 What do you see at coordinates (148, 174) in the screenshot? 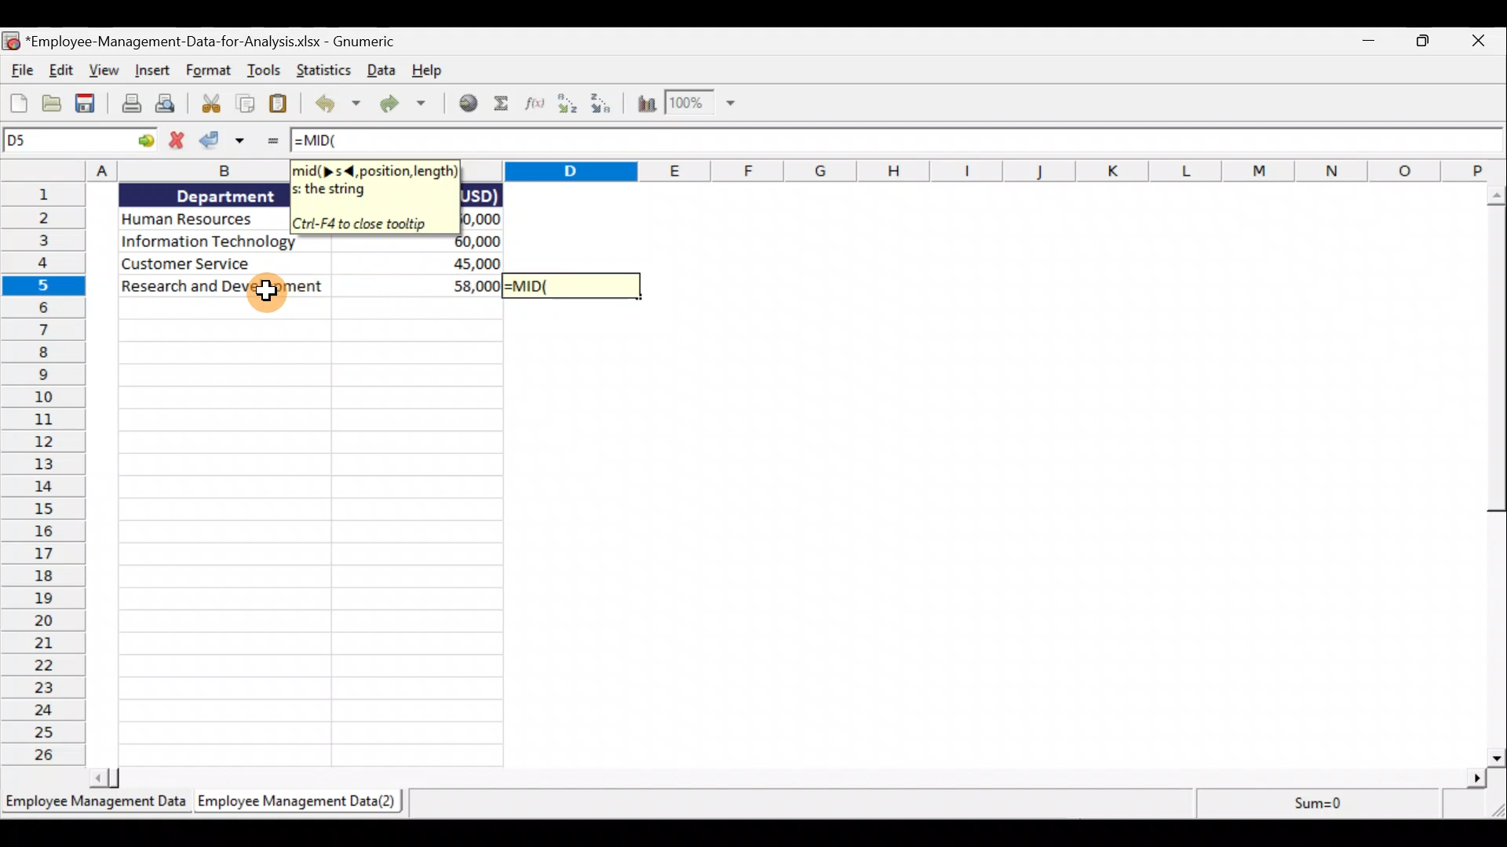
I see `Columns` at bounding box center [148, 174].